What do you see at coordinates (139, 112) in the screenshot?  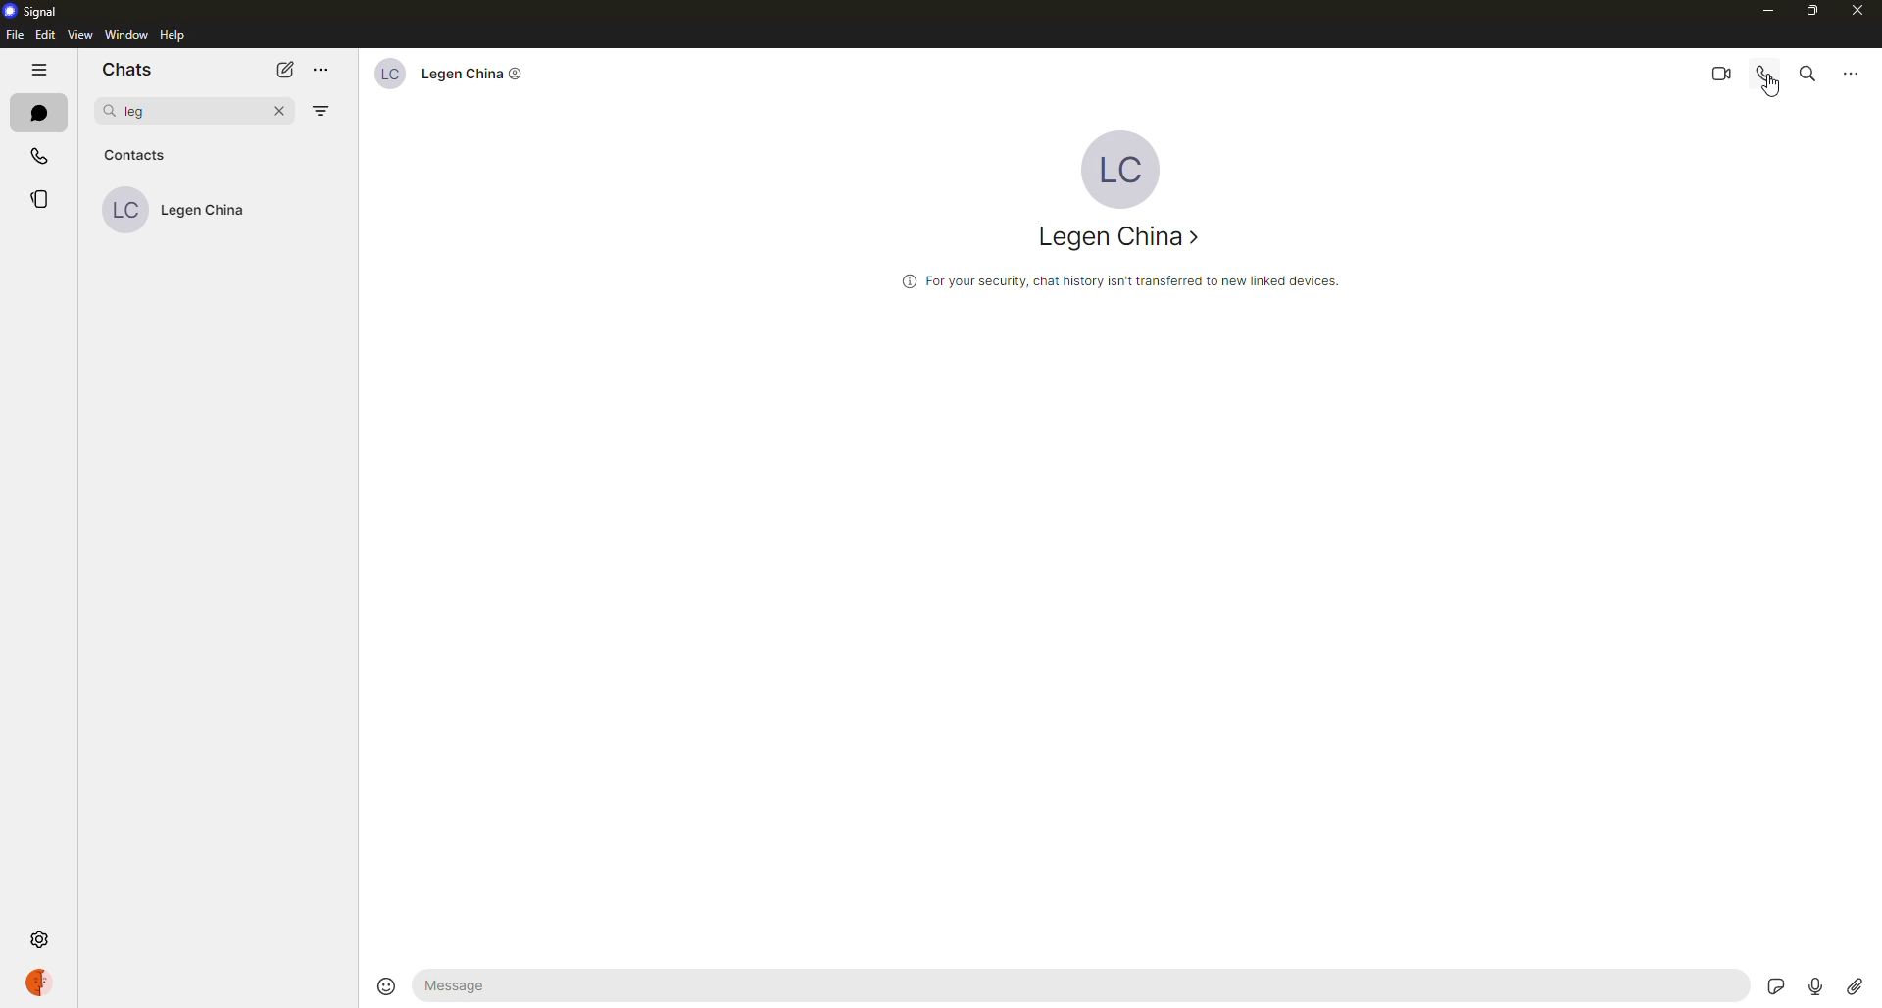 I see `leg` at bounding box center [139, 112].